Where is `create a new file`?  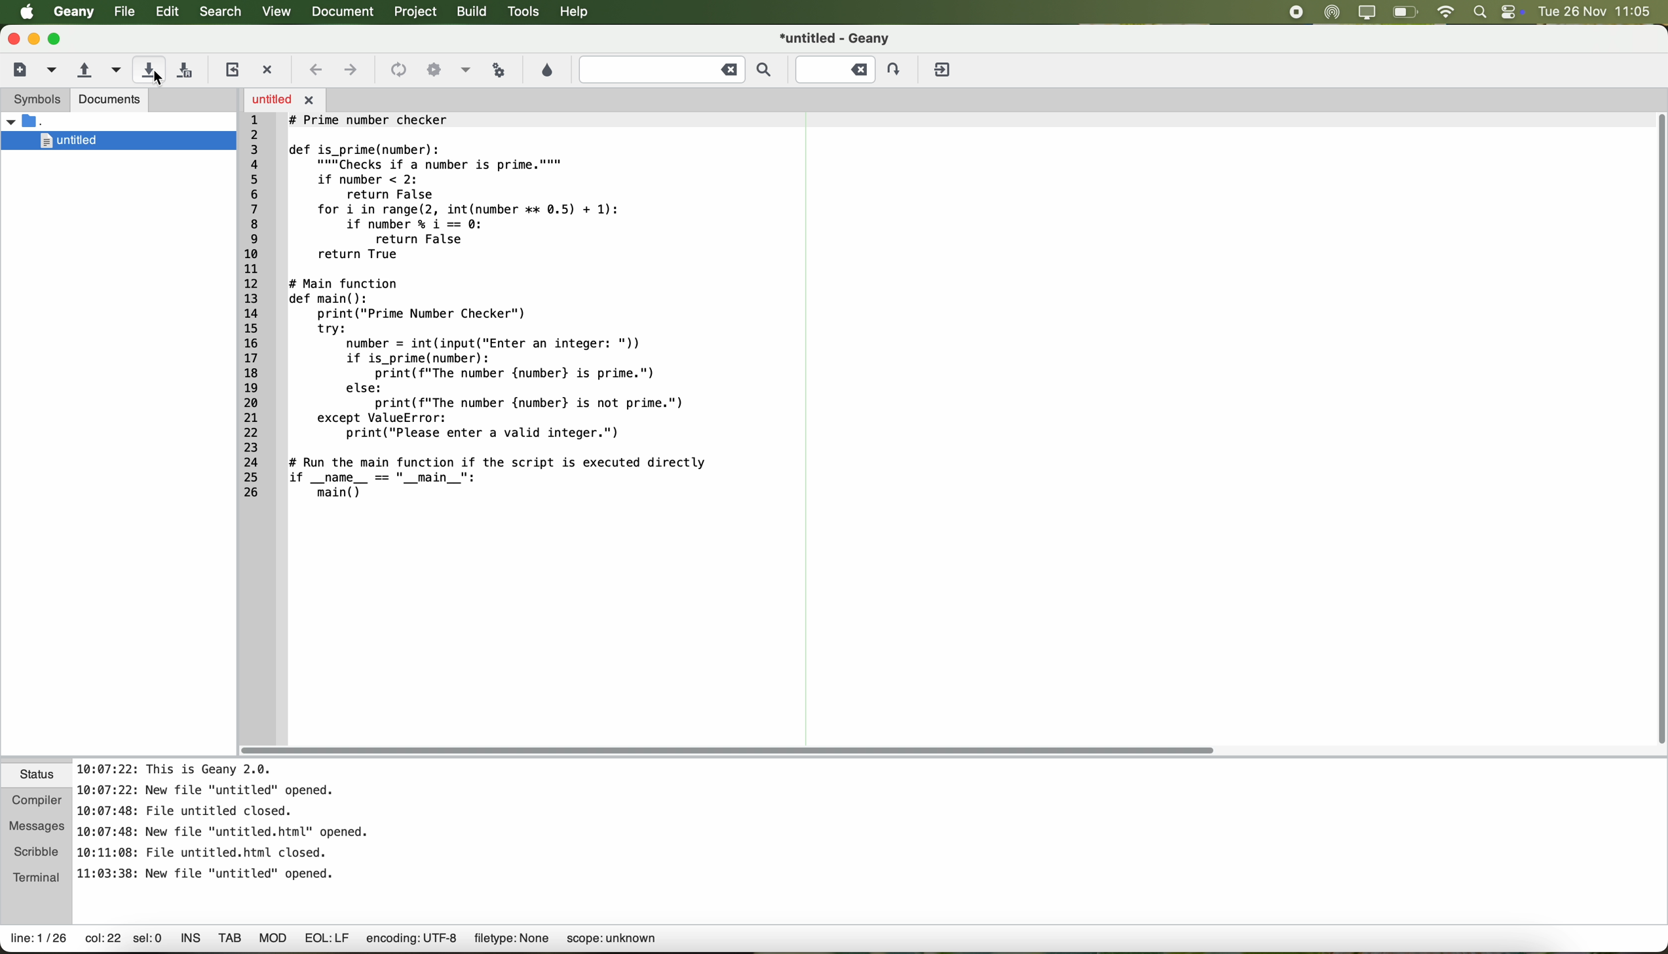 create a new file is located at coordinates (20, 69).